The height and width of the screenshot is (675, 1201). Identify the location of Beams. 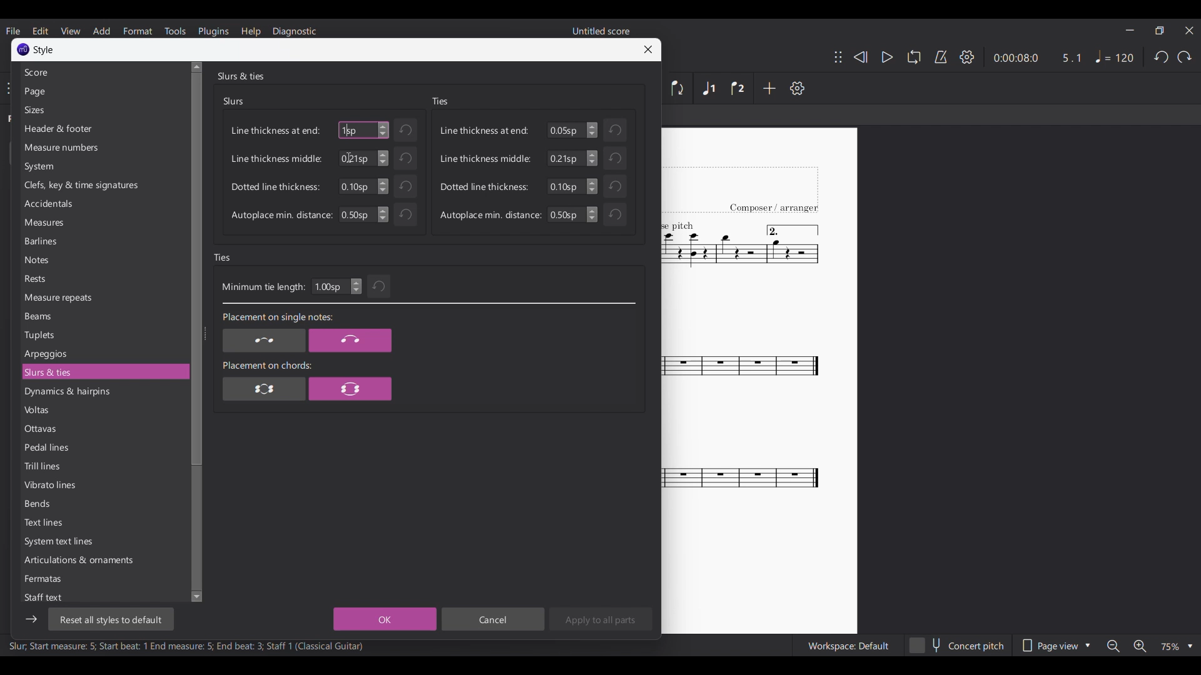
(104, 316).